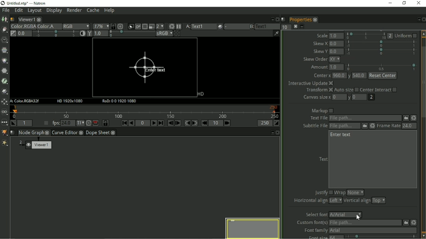 This screenshot has width=426, height=239. What do you see at coordinates (315, 19) in the screenshot?
I see `close` at bounding box center [315, 19].